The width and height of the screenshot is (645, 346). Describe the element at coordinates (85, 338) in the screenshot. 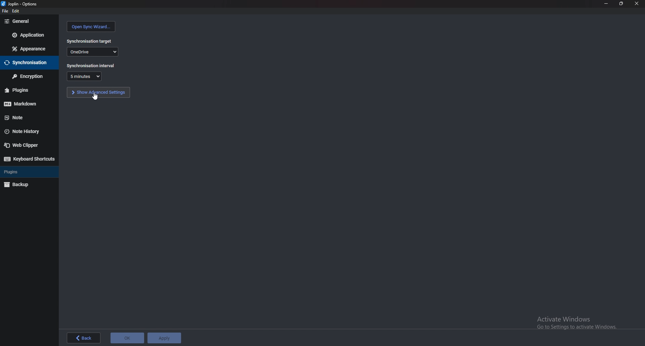

I see `back` at that location.